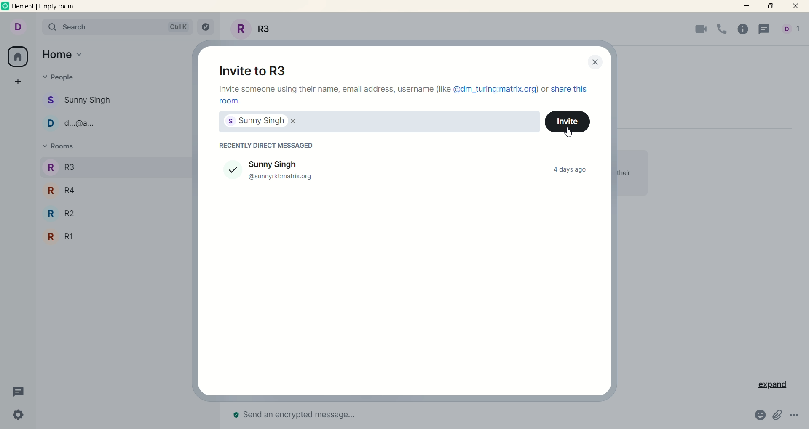 This screenshot has width=809, height=429. I want to click on home, so click(64, 55).